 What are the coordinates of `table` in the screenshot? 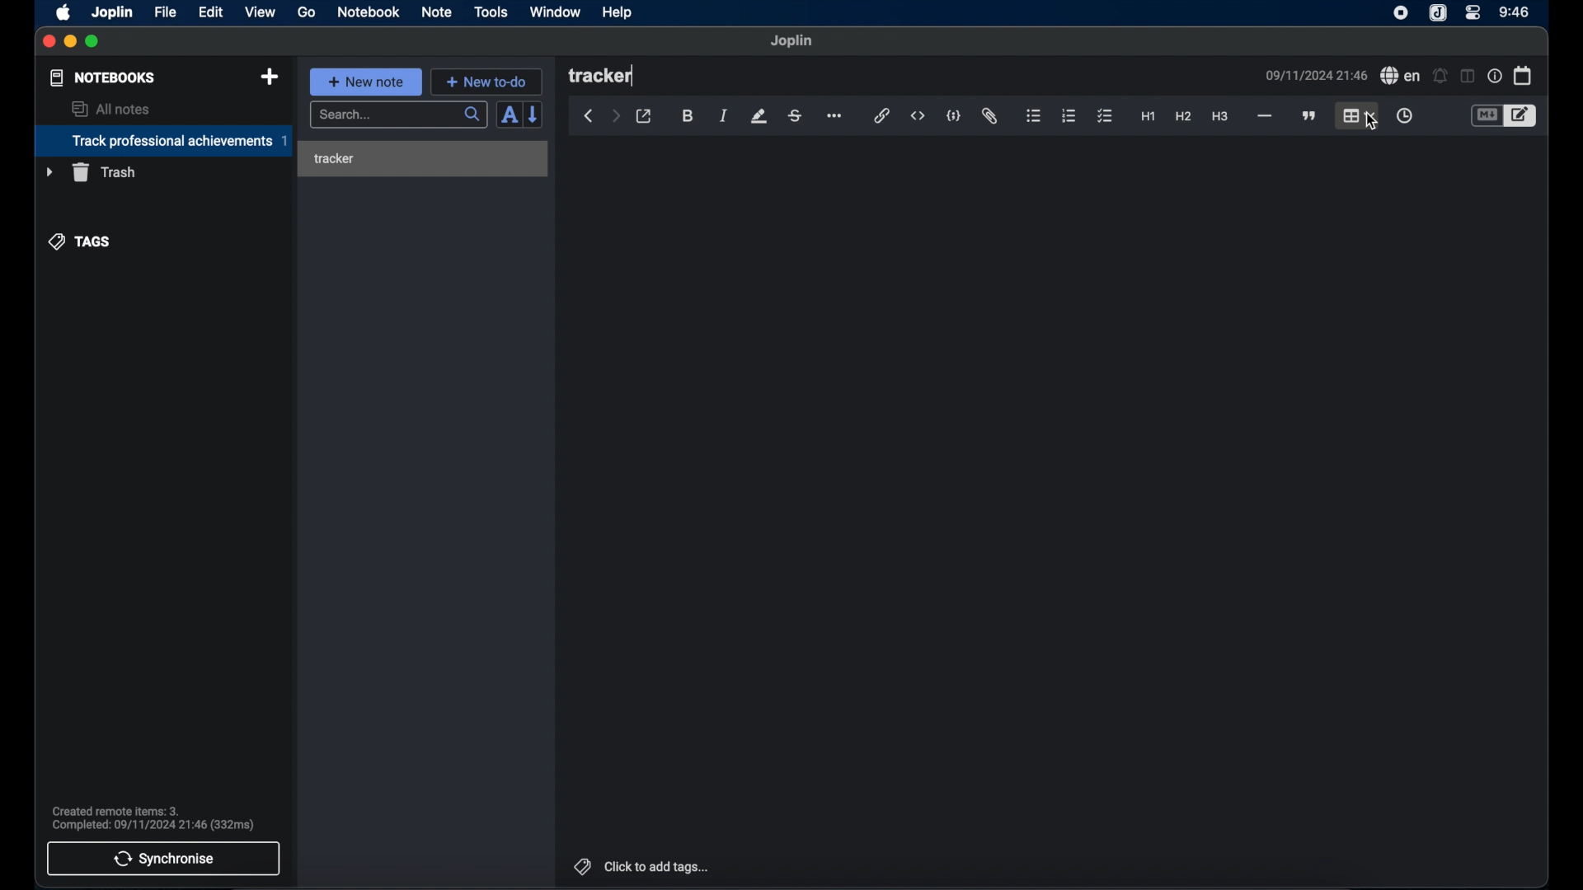 It's located at (1360, 115).